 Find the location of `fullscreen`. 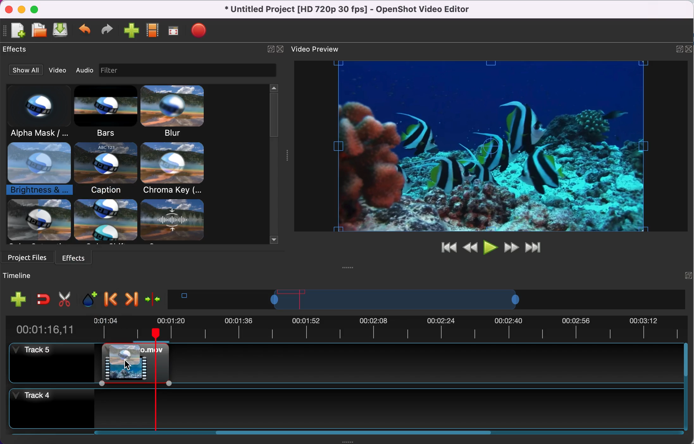

fullscreen is located at coordinates (173, 32).